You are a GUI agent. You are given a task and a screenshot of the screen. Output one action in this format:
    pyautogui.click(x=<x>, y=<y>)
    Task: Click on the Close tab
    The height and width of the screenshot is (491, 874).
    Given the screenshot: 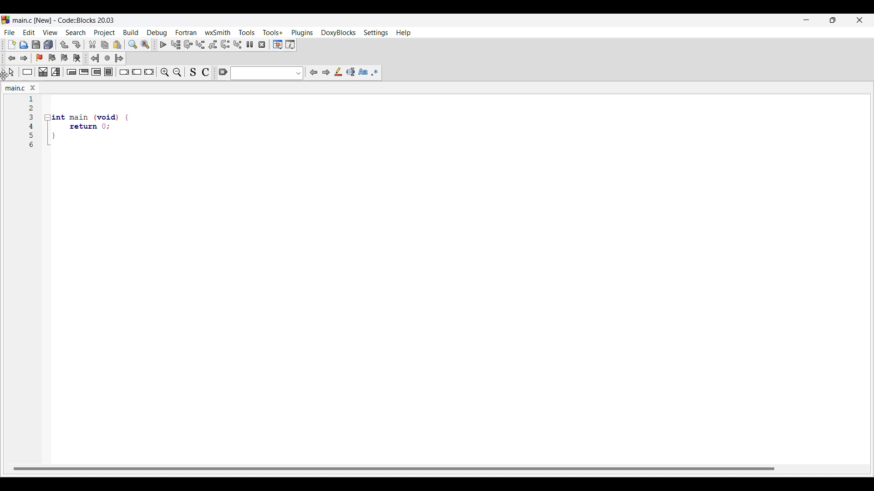 What is the action you would take?
    pyautogui.click(x=33, y=88)
    